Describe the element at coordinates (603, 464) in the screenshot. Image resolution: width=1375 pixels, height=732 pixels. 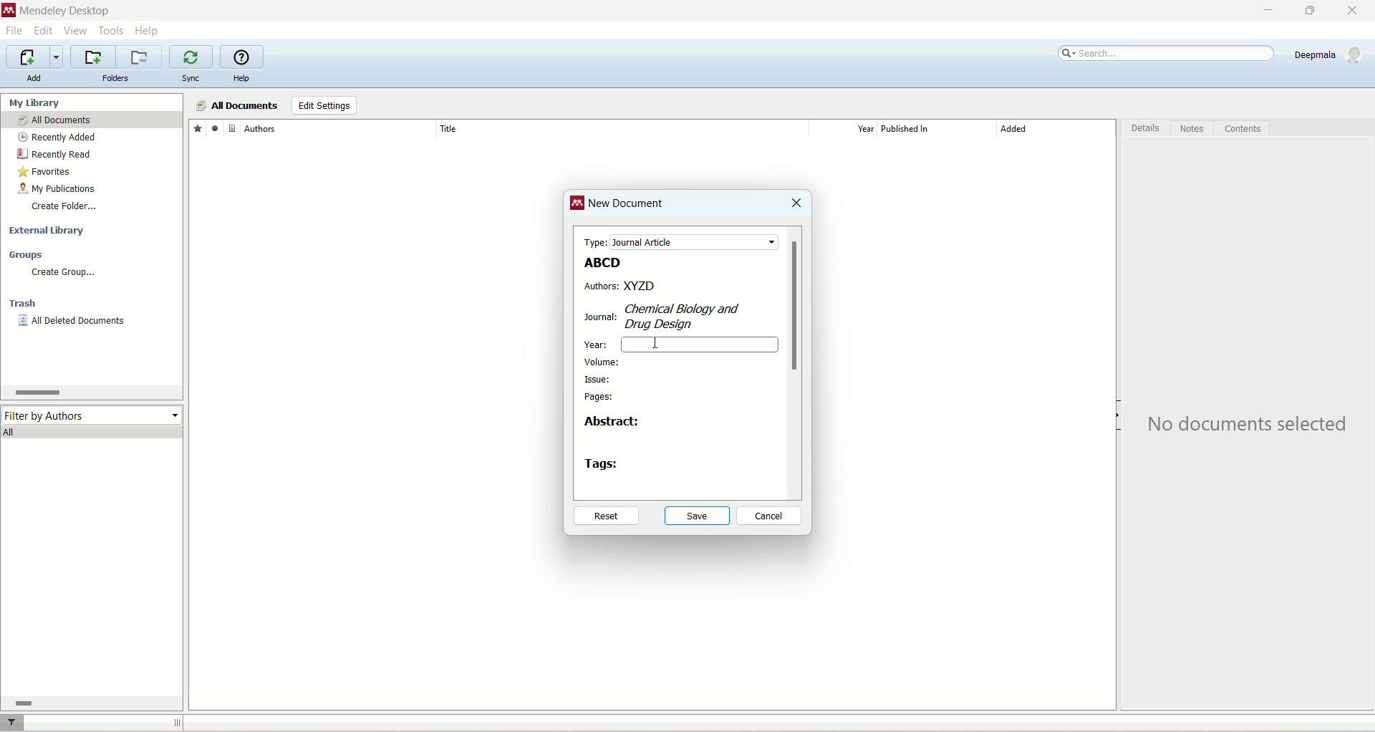
I see `tags` at that location.